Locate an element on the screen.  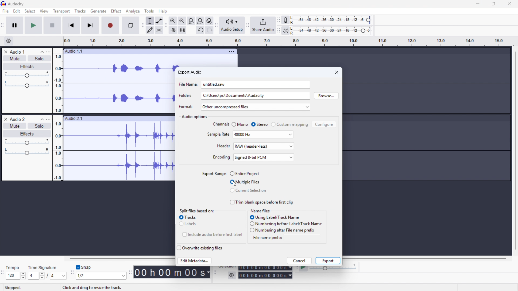
Timeline  is located at coordinates (288, 41).